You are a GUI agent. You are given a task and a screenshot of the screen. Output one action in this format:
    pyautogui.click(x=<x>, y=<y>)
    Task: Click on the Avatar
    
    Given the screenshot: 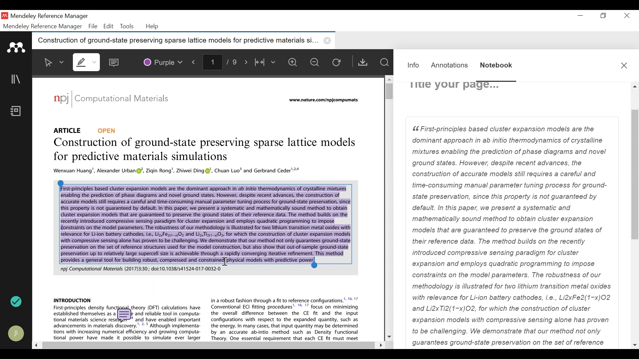 What is the action you would take?
    pyautogui.click(x=17, y=333)
    